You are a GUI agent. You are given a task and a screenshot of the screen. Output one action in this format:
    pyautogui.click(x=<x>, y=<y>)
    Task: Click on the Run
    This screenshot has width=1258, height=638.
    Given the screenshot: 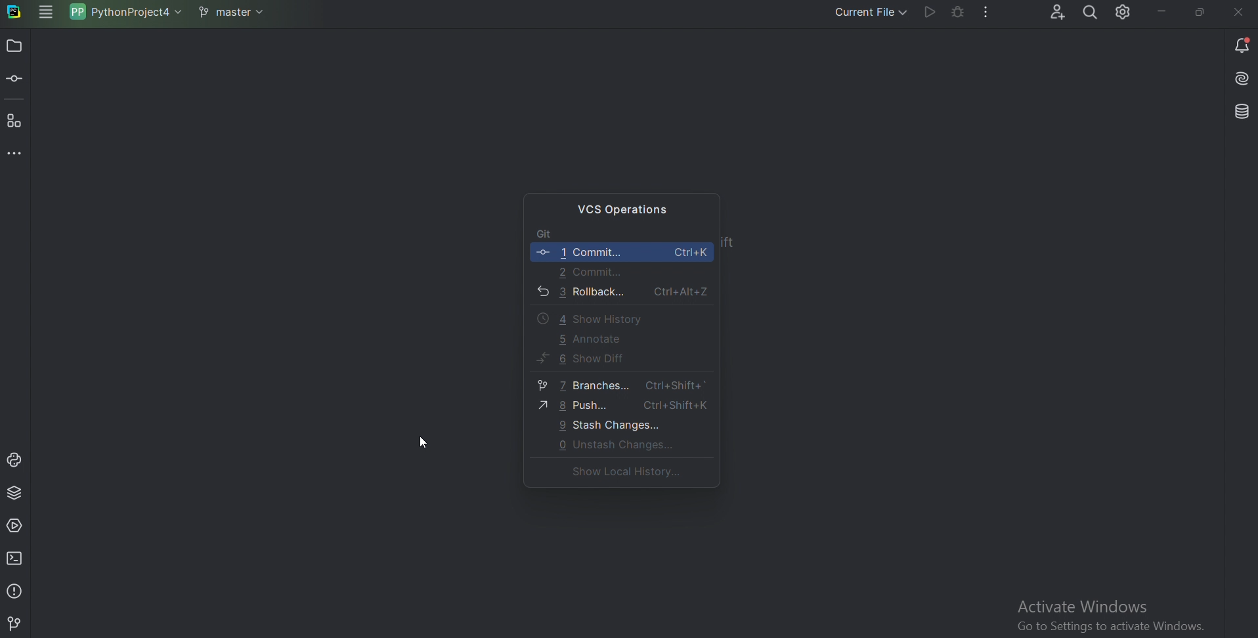 What is the action you would take?
    pyautogui.click(x=926, y=14)
    